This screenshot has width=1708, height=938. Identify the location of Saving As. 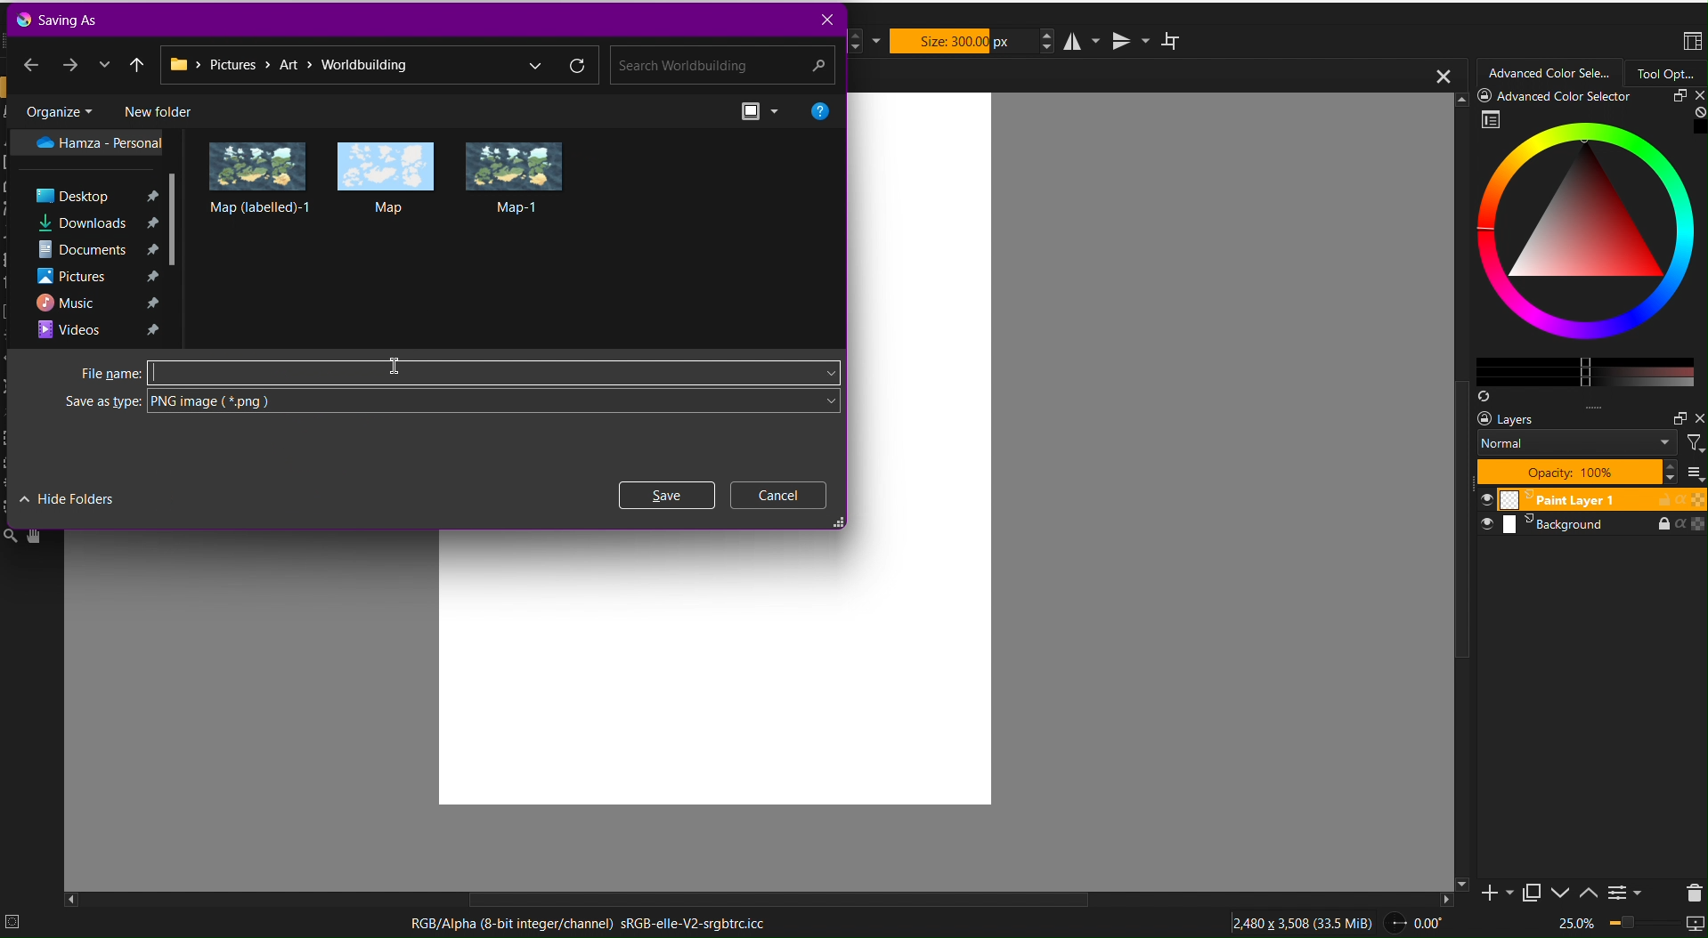
(61, 19).